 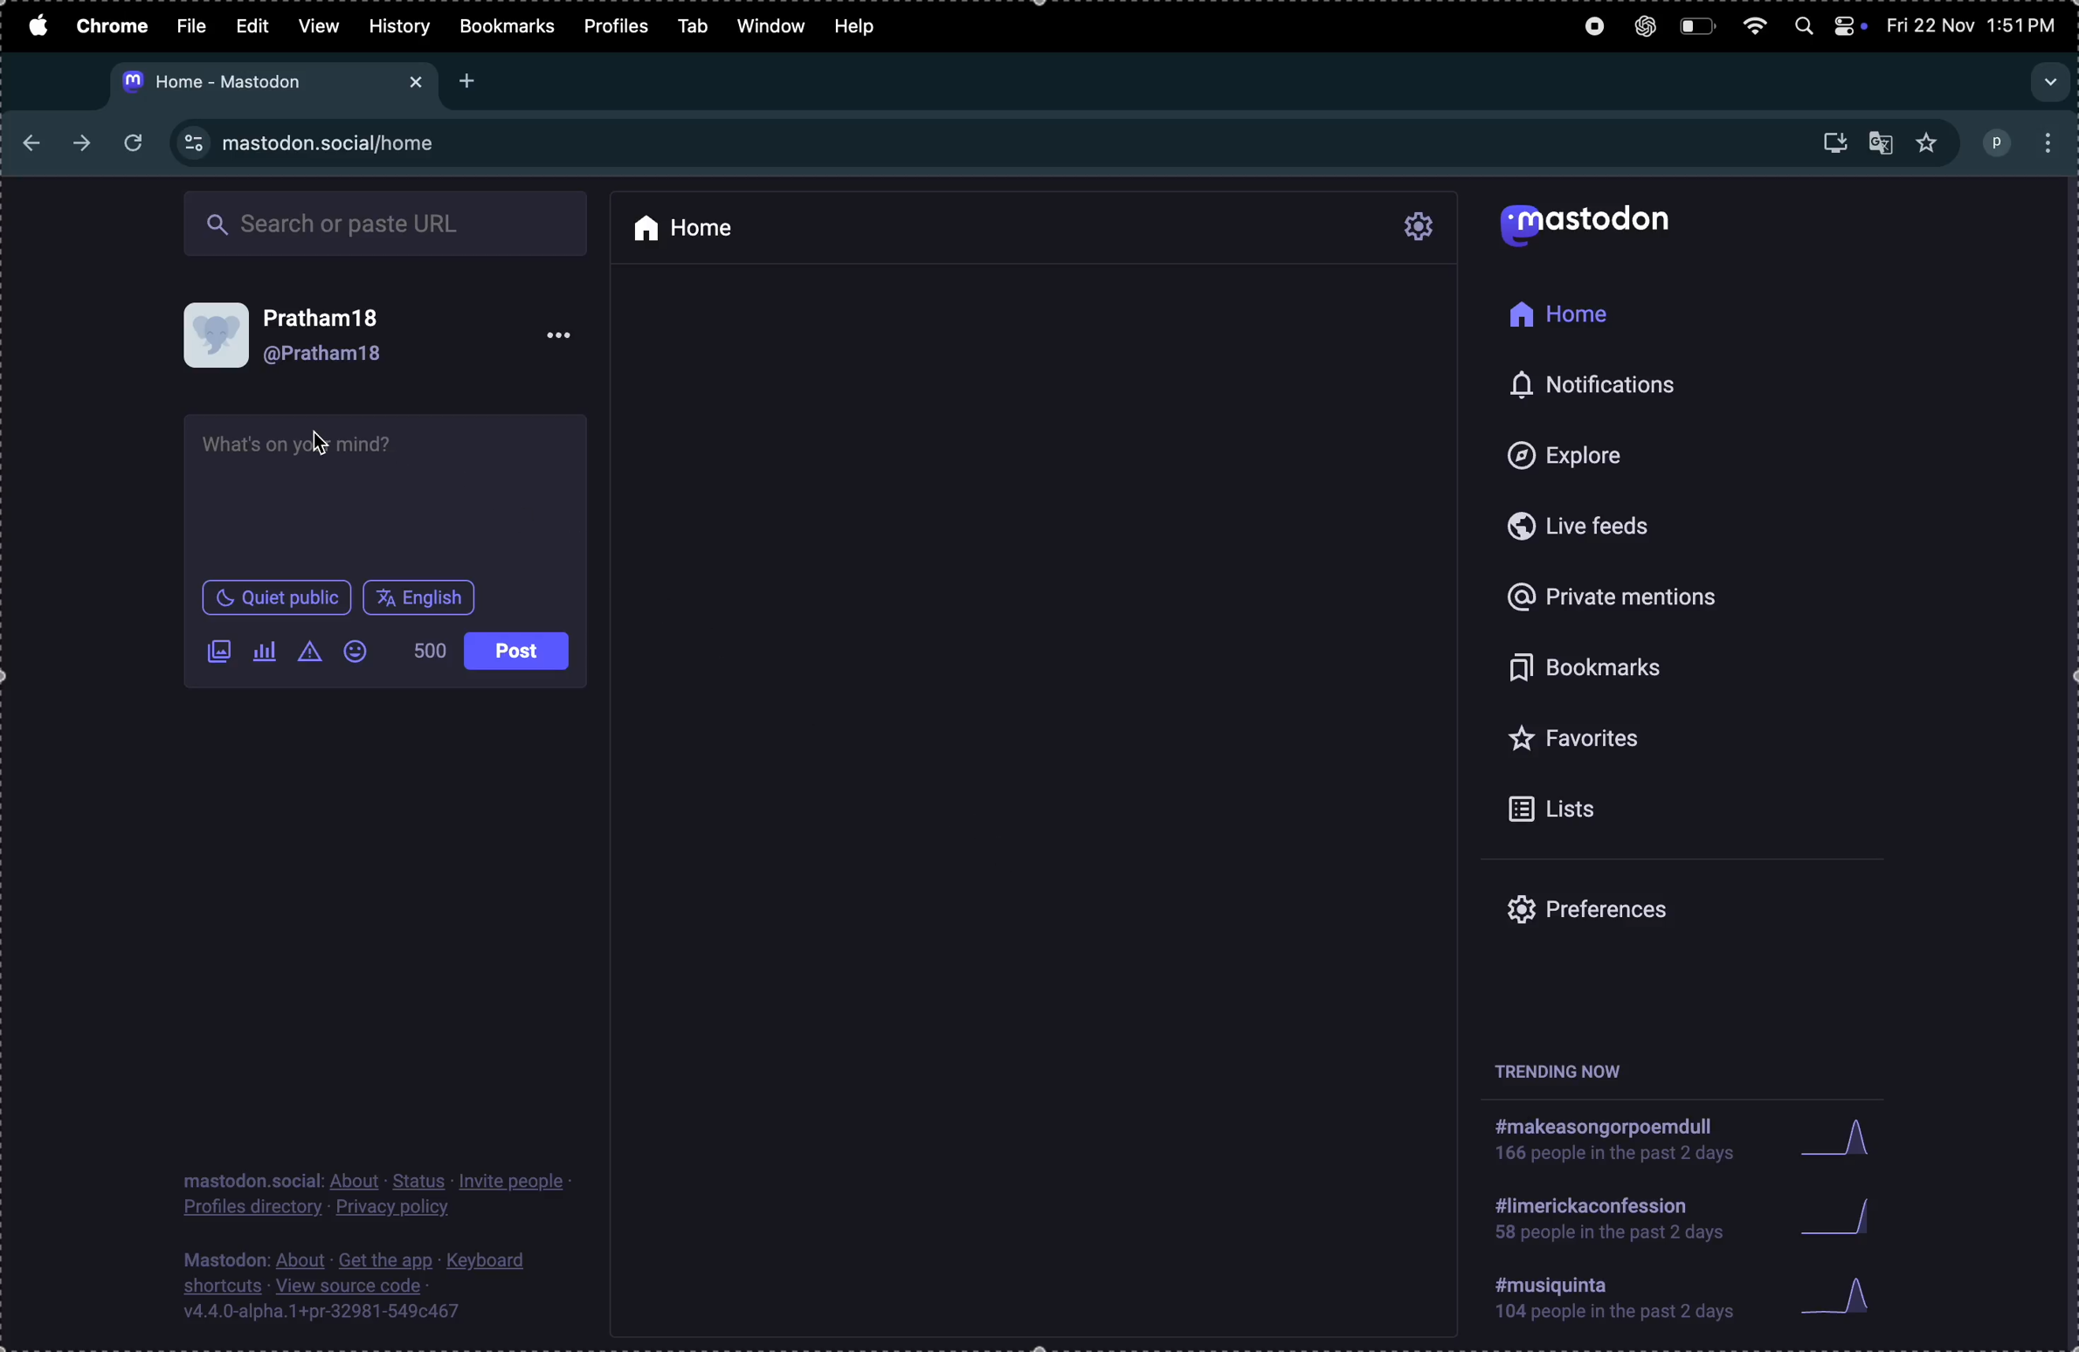 What do you see at coordinates (1972, 24) in the screenshot?
I see `date and time` at bounding box center [1972, 24].